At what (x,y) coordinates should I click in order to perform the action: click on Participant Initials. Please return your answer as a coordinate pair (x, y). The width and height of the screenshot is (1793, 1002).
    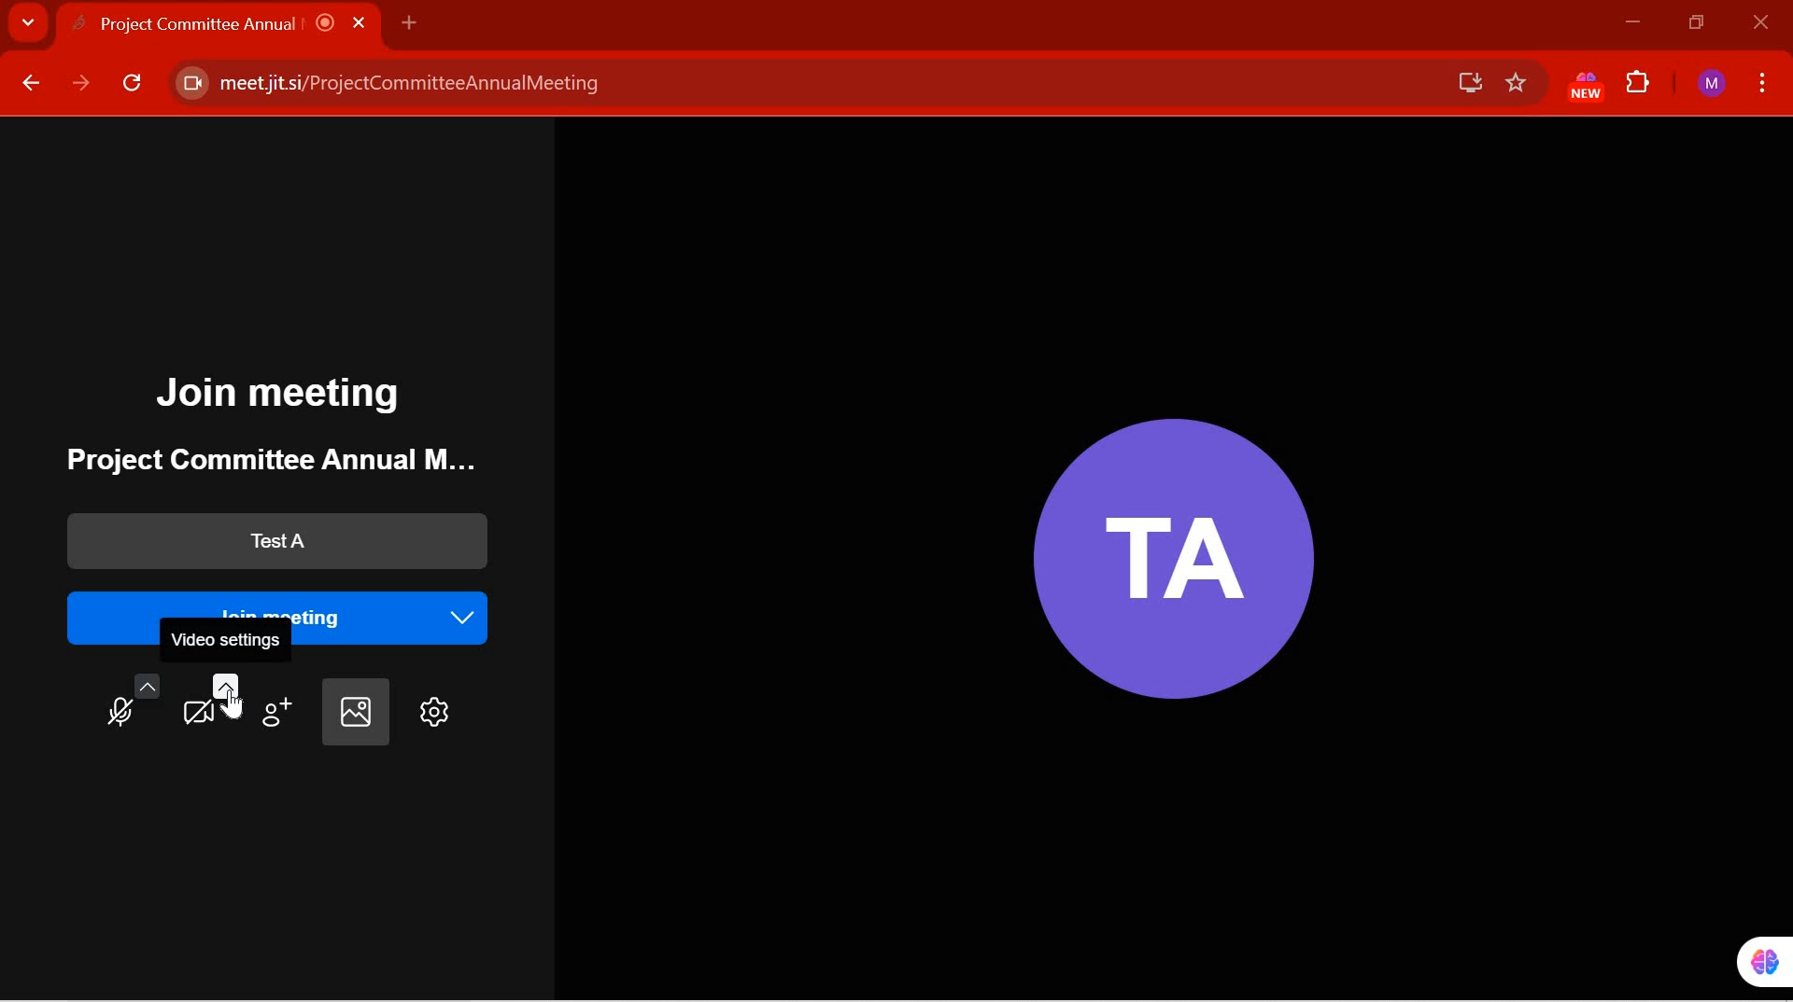
    Looking at the image, I should click on (1164, 546).